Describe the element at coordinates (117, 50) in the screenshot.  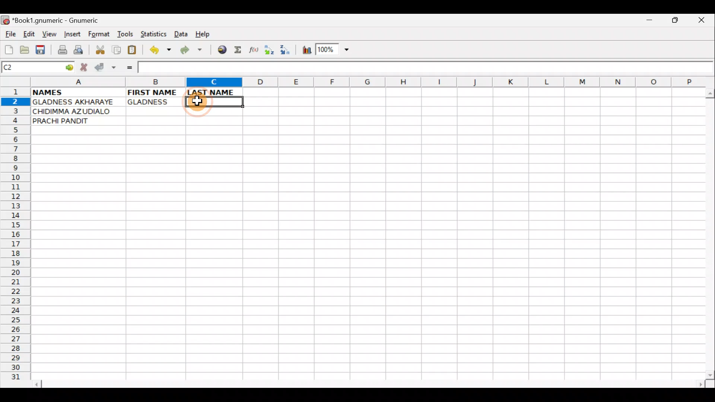
I see `Copy selection` at that location.